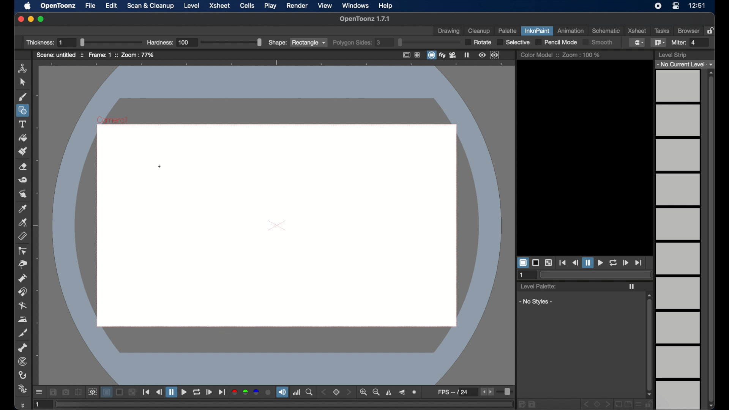  What do you see at coordinates (601, 43) in the screenshot?
I see `Smooth` at bounding box center [601, 43].